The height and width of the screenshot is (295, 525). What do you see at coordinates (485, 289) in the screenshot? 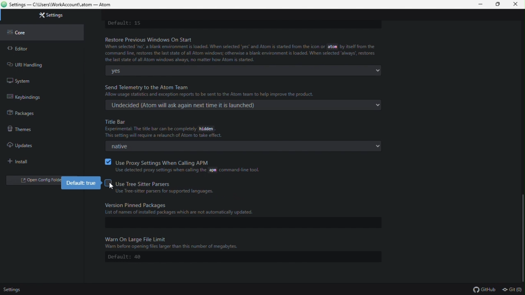
I see `GitHub` at bounding box center [485, 289].